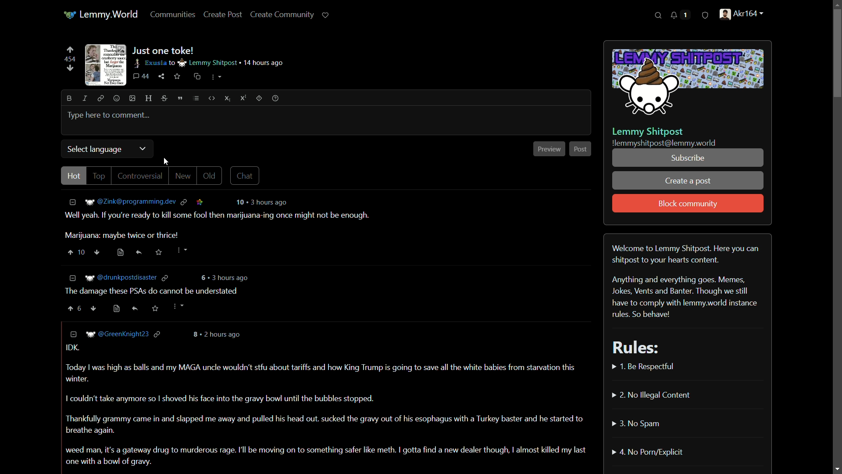 The width and height of the screenshot is (842, 474). I want to click on cross-post, so click(196, 78).